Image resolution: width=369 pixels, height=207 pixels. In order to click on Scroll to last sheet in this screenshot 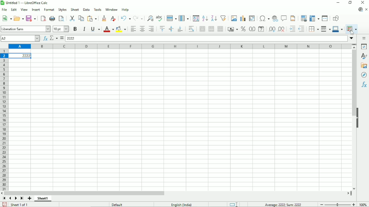, I will do `click(22, 199)`.